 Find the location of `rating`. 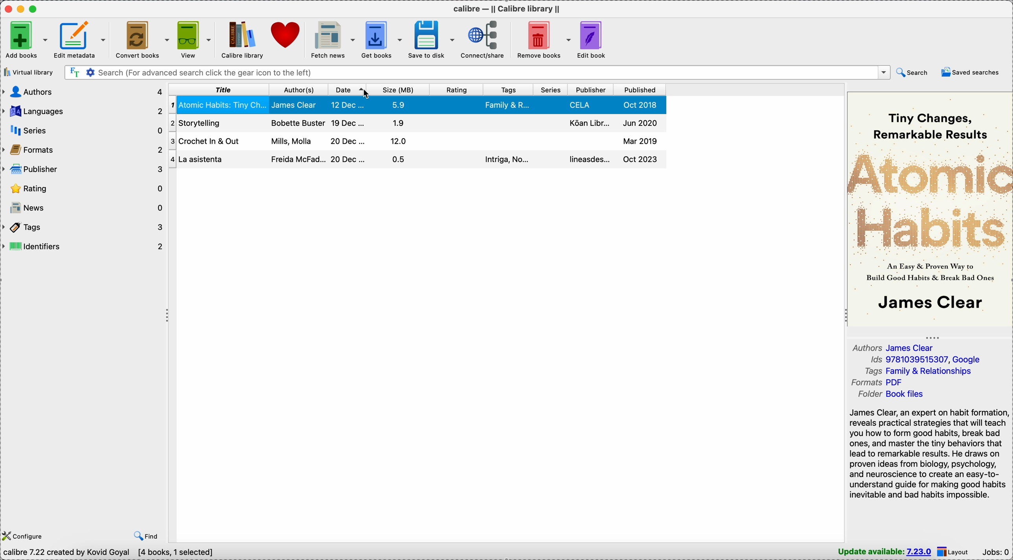

rating is located at coordinates (455, 90).